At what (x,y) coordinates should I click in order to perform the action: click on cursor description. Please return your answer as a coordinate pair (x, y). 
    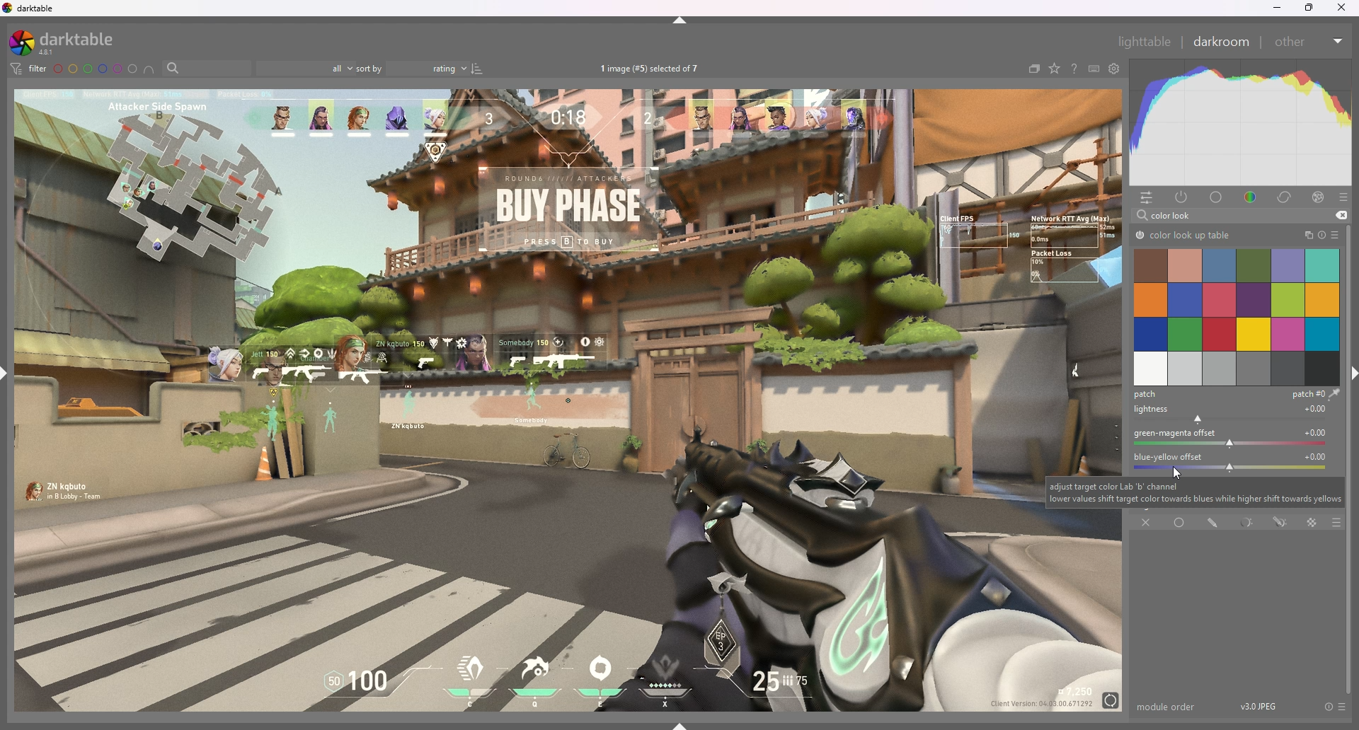
    Looking at the image, I should click on (1195, 492).